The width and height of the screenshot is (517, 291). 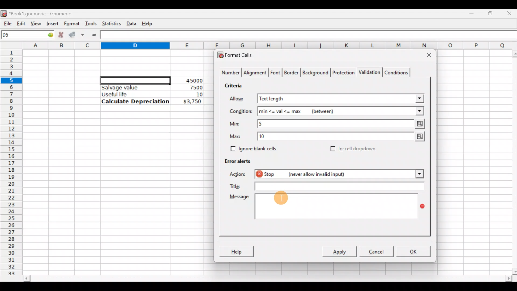 What do you see at coordinates (240, 99) in the screenshot?
I see `Allow` at bounding box center [240, 99].